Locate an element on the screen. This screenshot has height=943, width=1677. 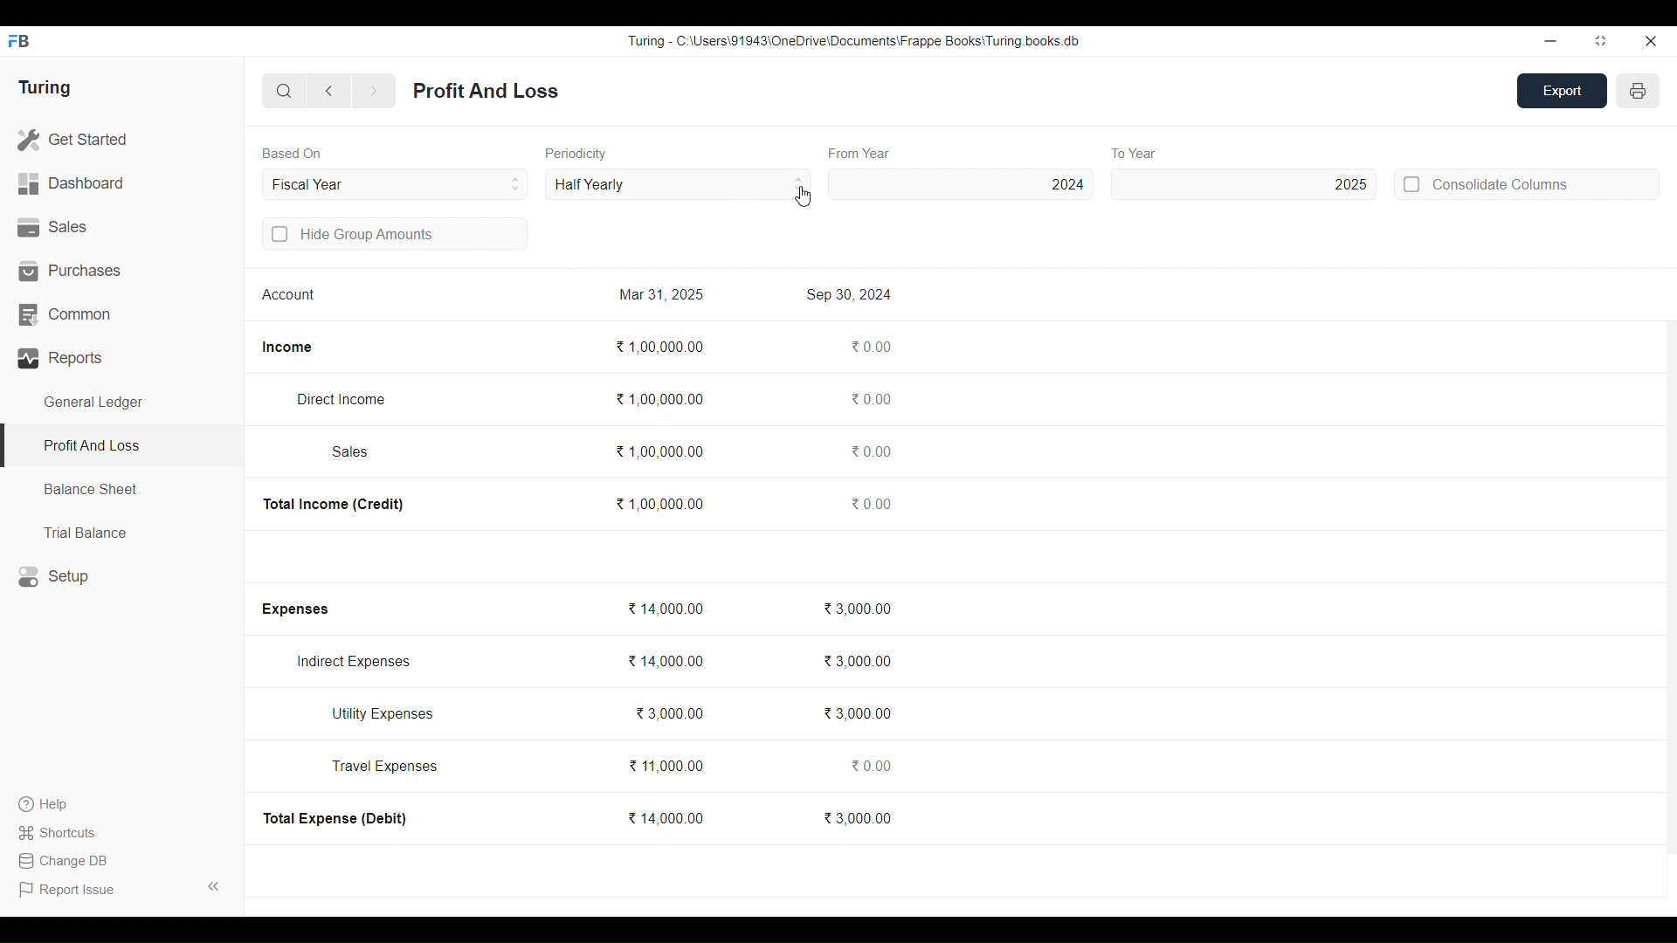
3,000.00 is located at coordinates (857, 661).